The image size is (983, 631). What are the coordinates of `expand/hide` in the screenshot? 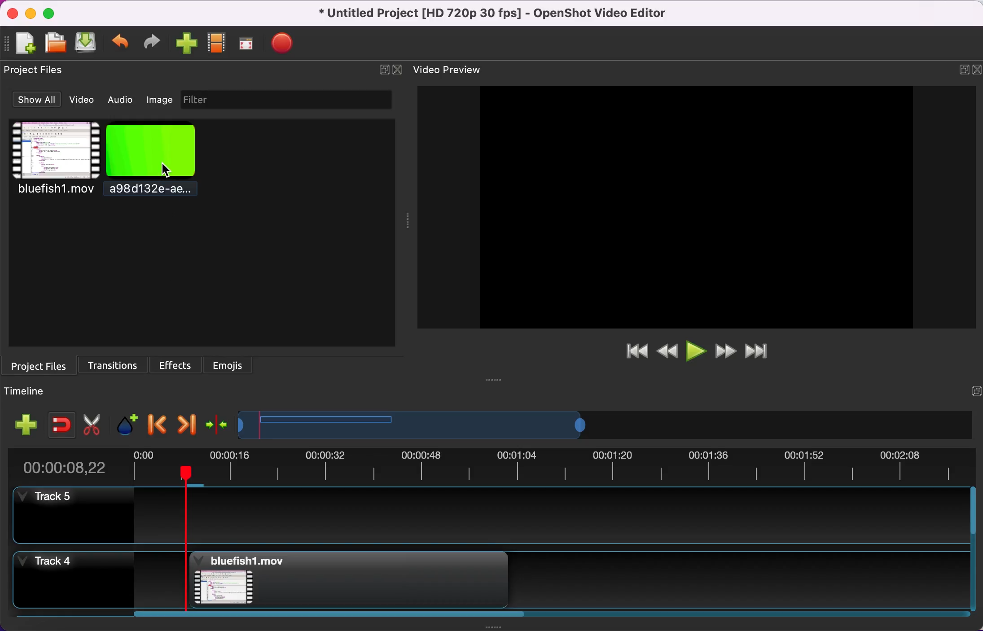 It's located at (972, 384).